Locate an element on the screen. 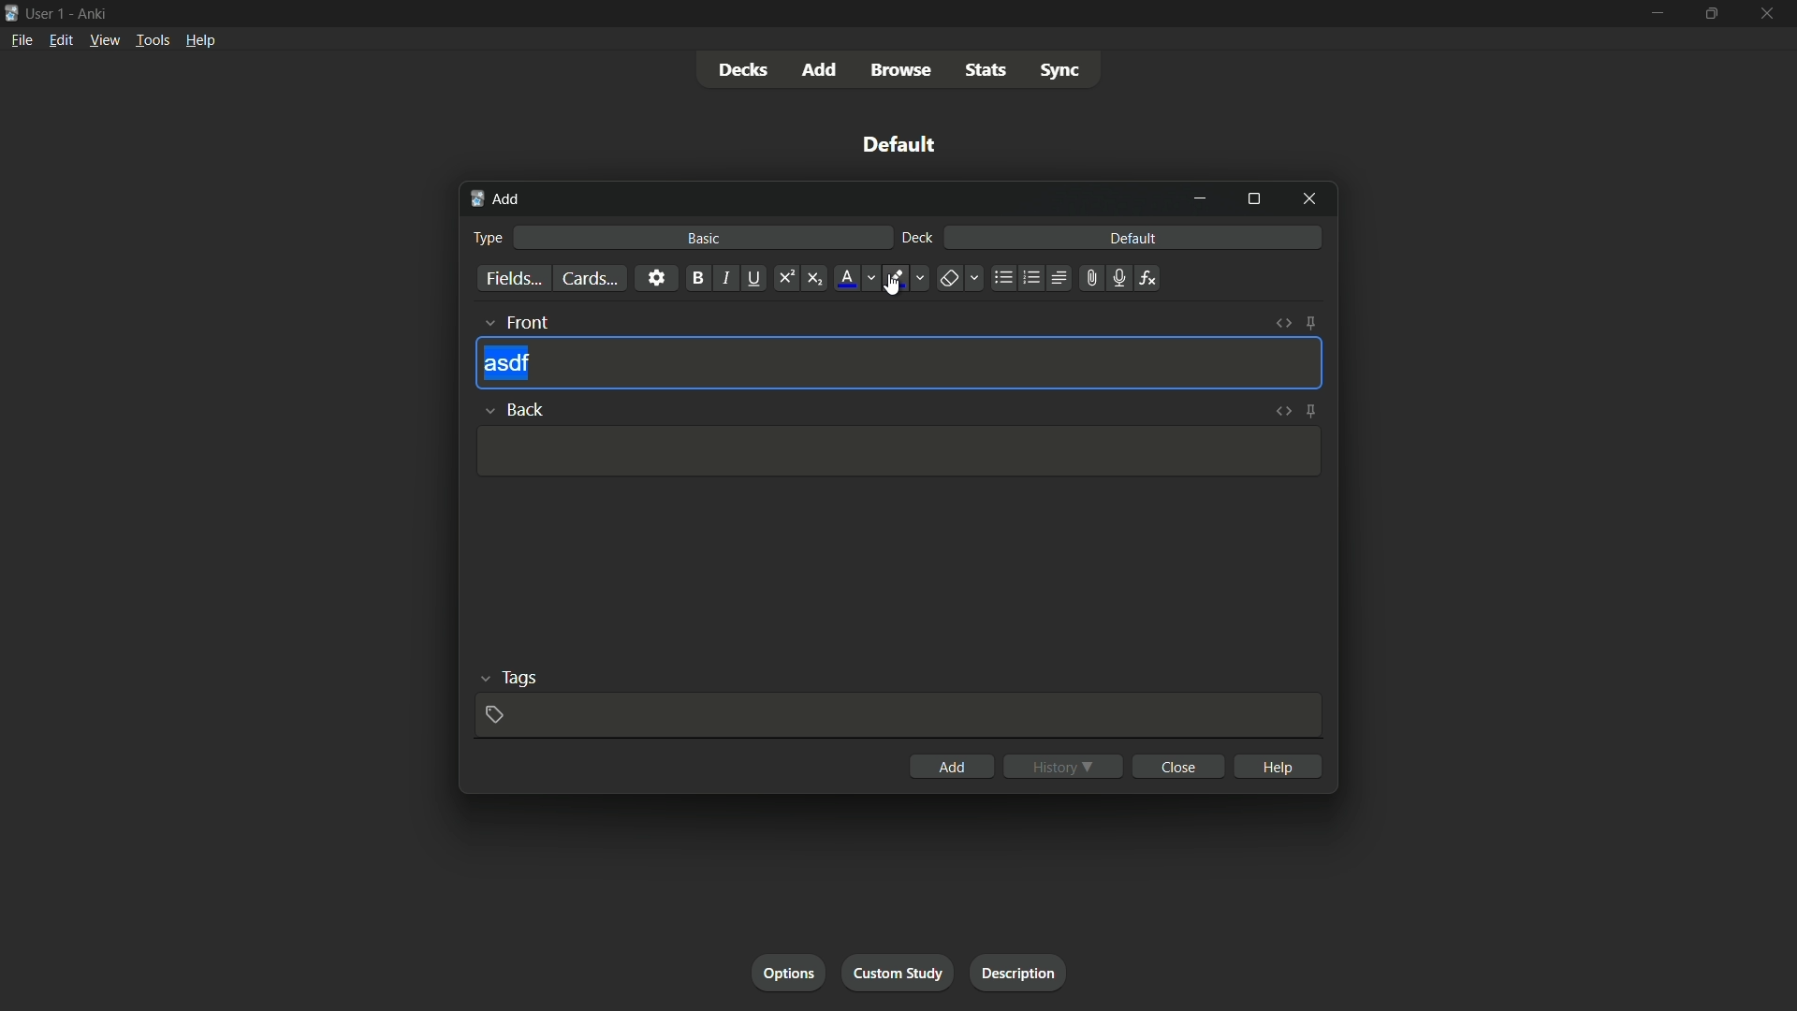  toggle sticky is located at coordinates (1310, 409).